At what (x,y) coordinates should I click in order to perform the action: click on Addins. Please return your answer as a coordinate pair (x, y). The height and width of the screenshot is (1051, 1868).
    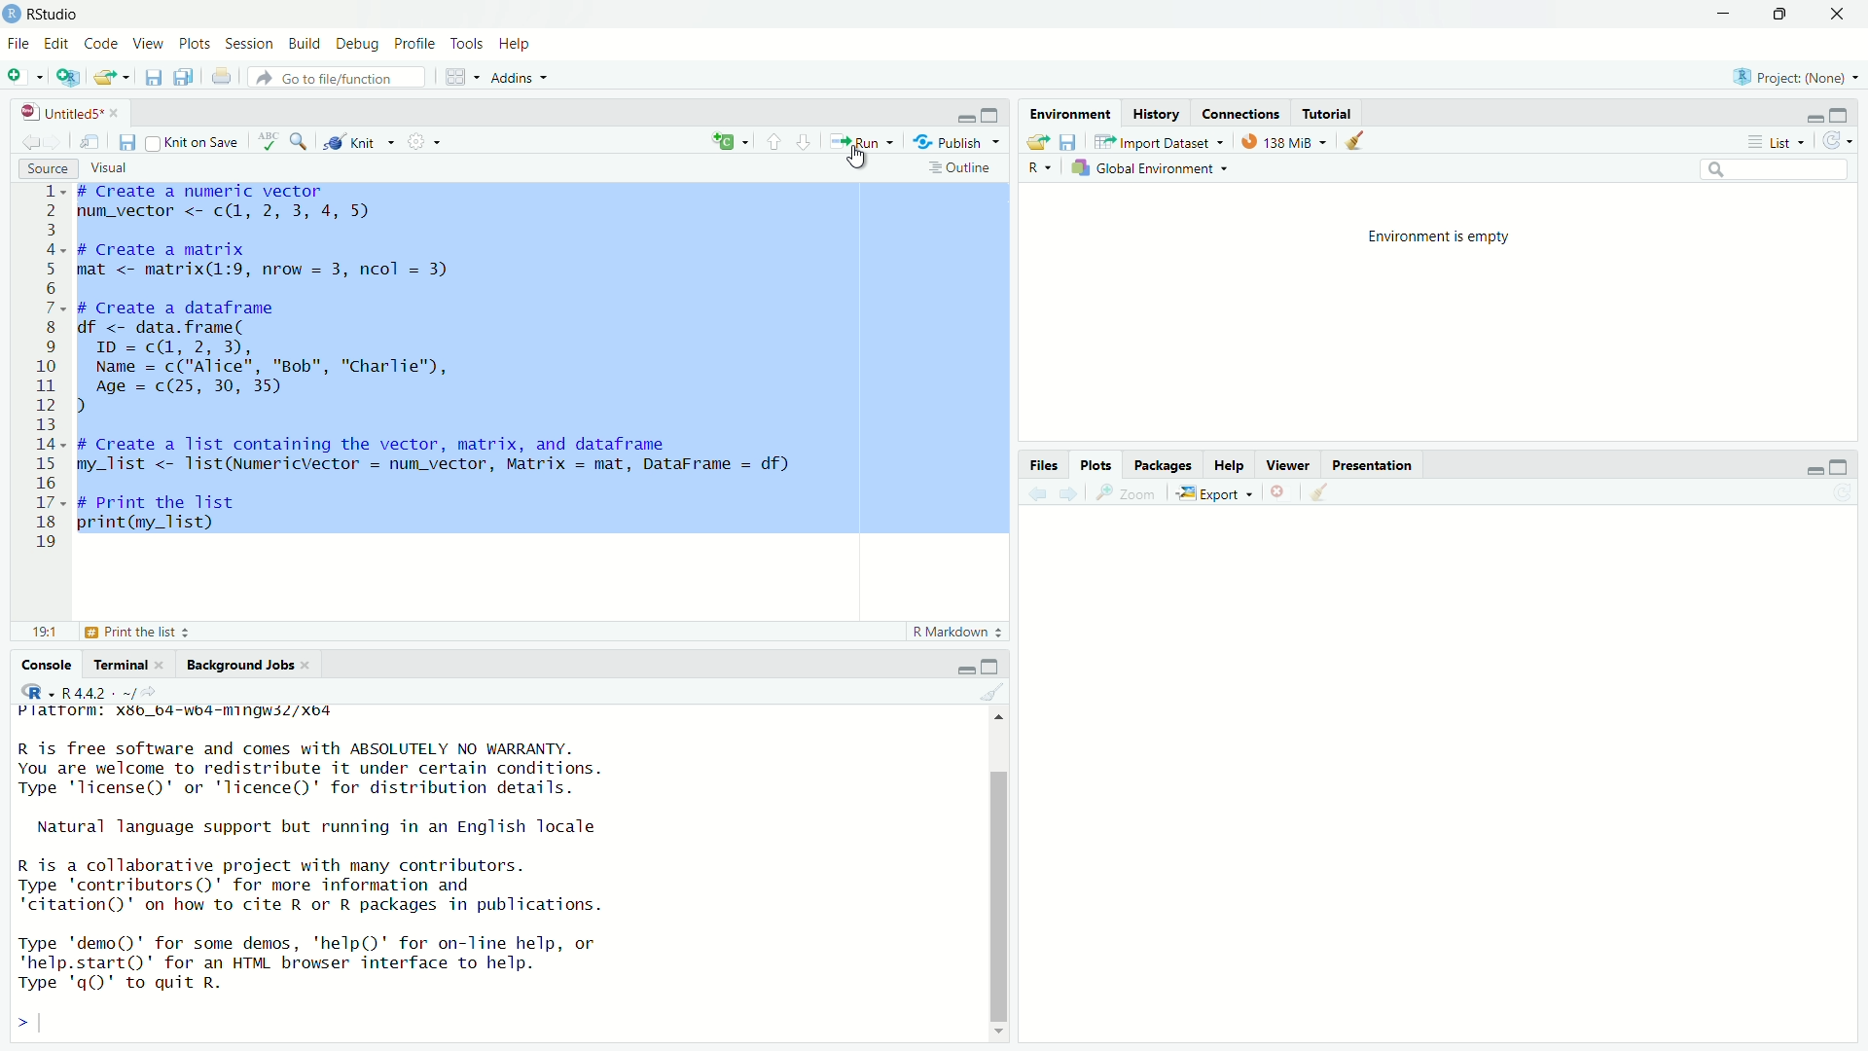
    Looking at the image, I should click on (520, 79).